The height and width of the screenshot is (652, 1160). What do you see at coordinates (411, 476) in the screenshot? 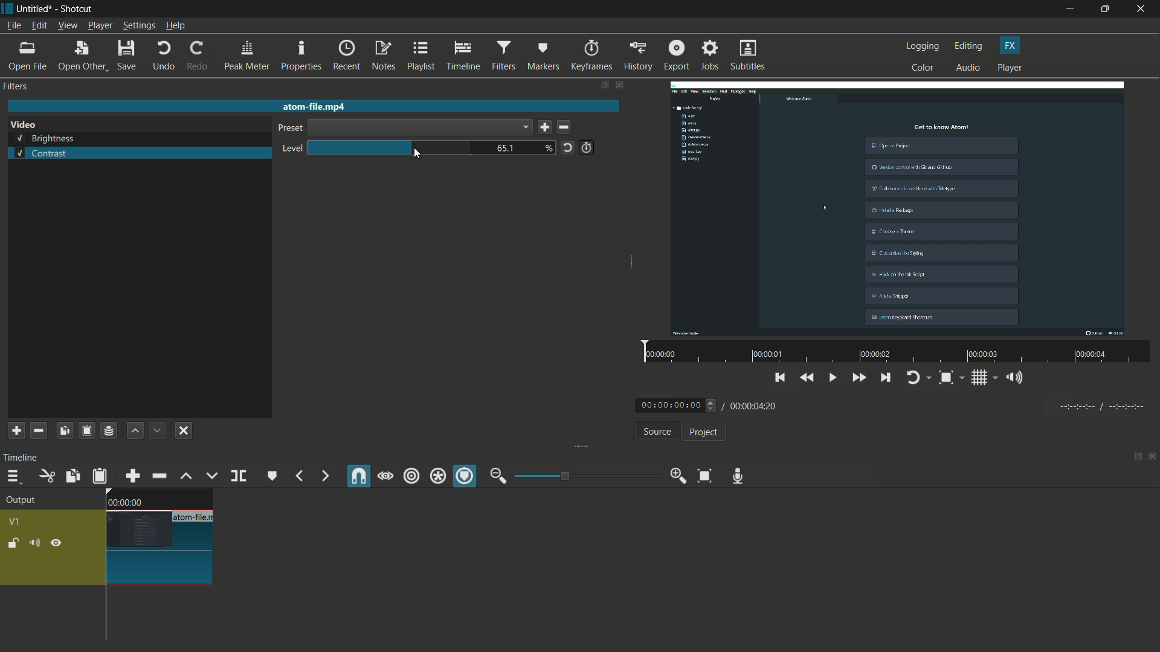
I see `ripple` at bounding box center [411, 476].